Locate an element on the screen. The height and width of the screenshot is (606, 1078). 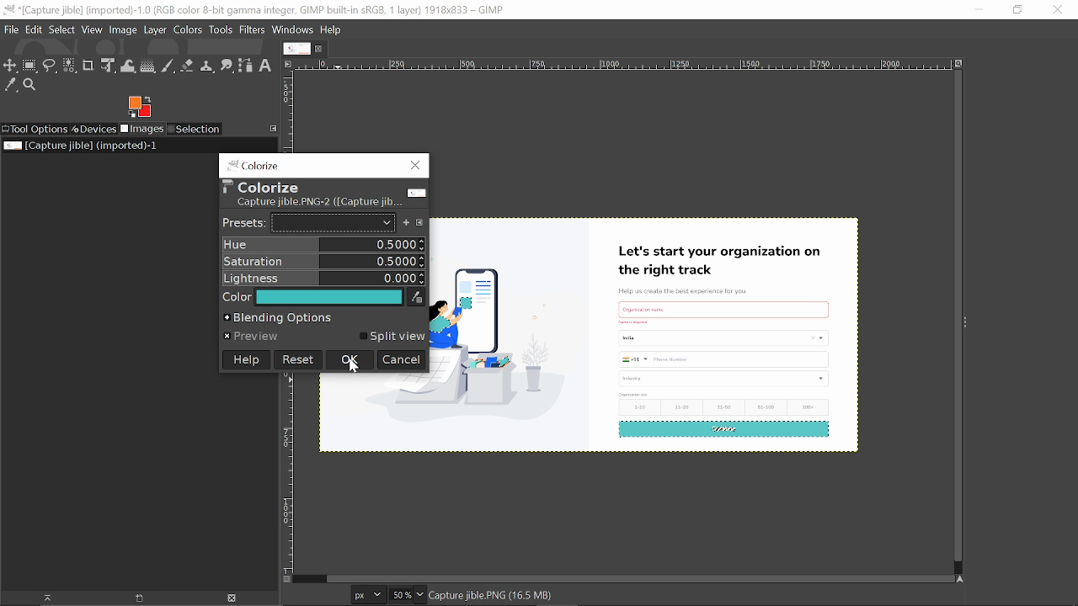
cursor is located at coordinates (357, 371).